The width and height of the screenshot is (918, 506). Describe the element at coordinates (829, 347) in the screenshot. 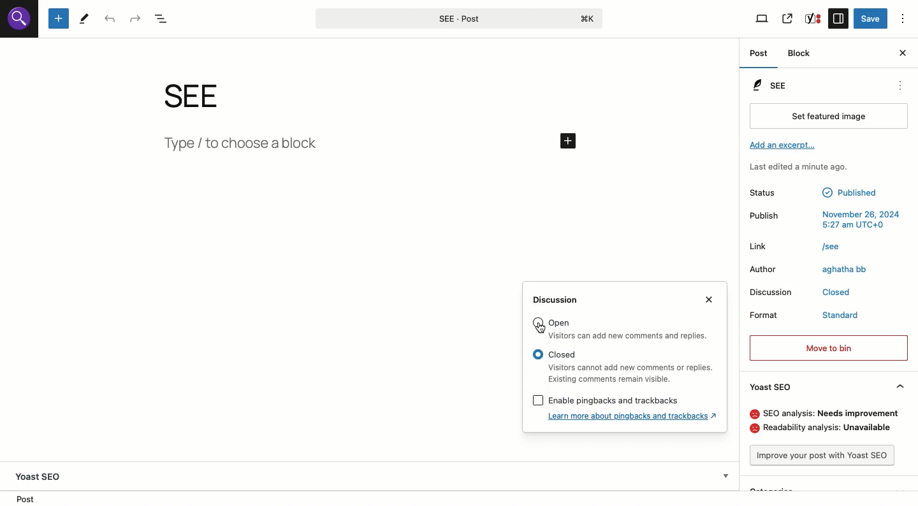

I see `Move to bin` at that location.